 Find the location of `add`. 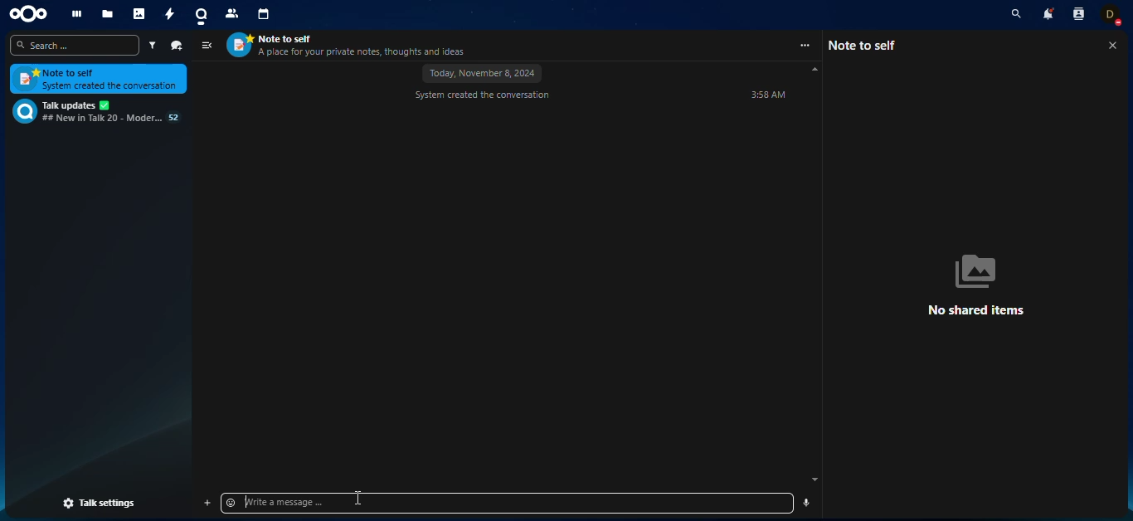

add is located at coordinates (207, 503).